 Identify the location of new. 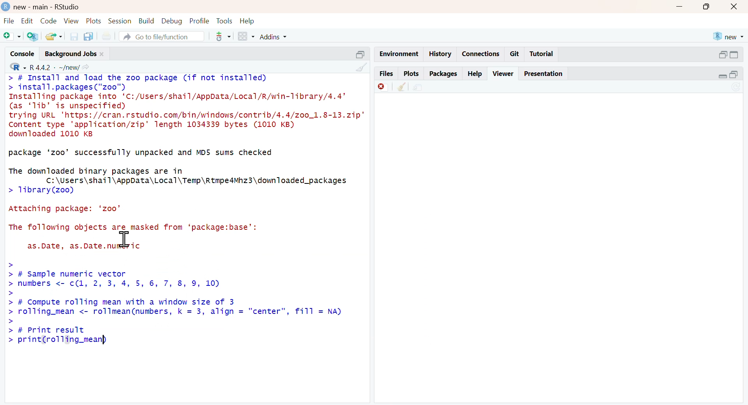
(728, 37).